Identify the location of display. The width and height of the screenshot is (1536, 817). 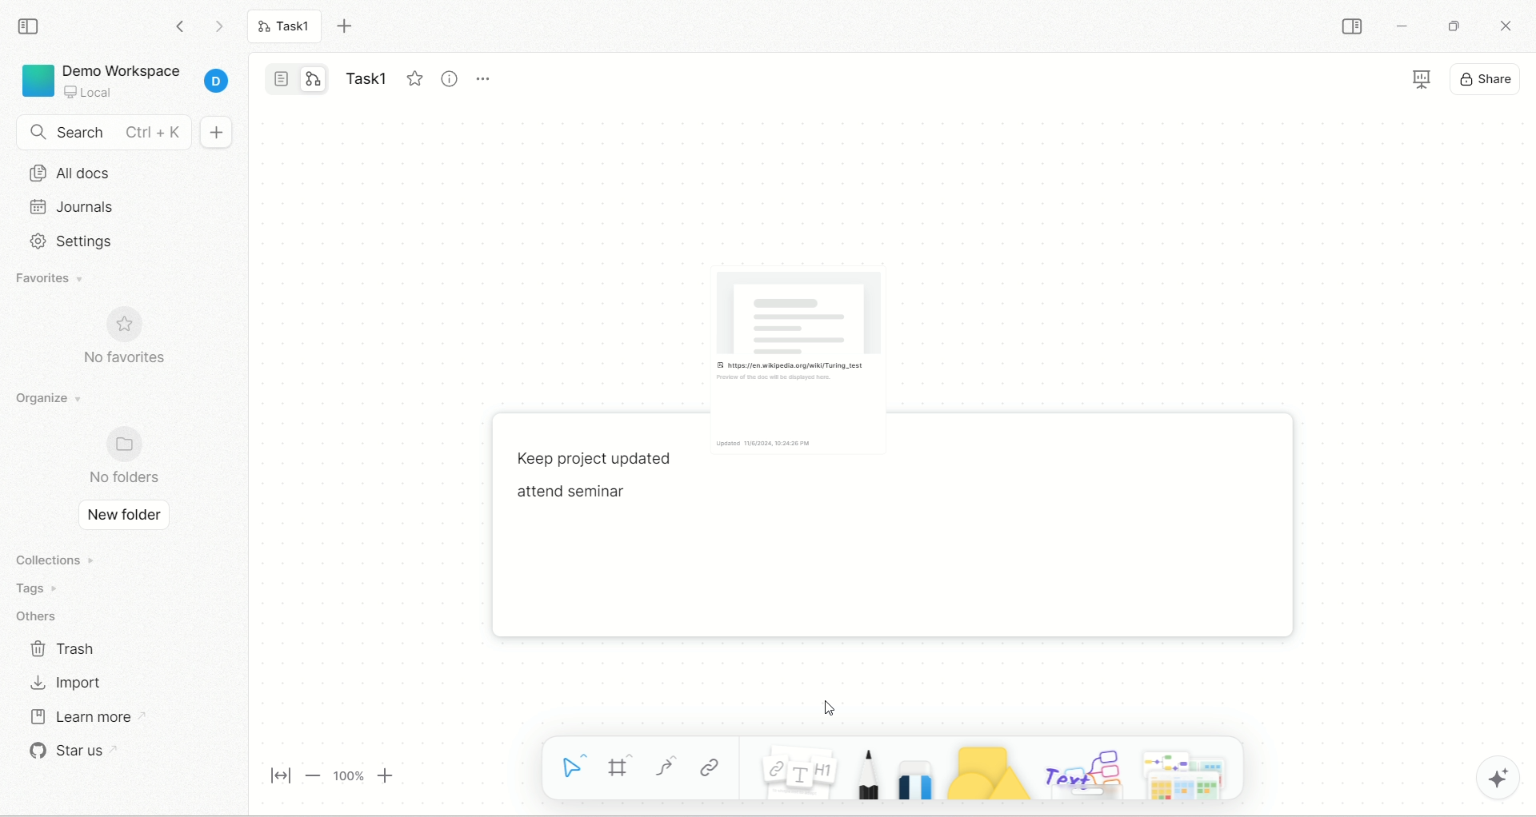
(1422, 78).